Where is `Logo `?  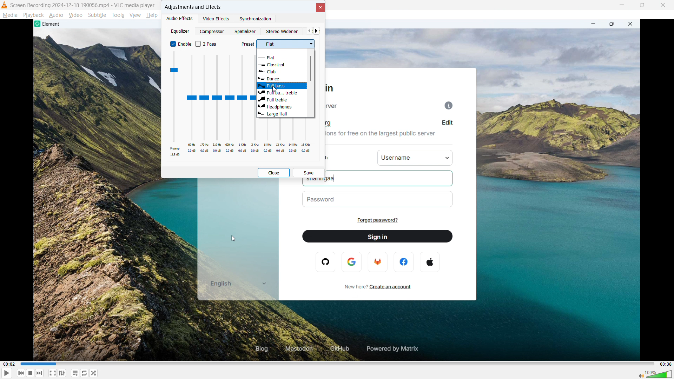 Logo  is located at coordinates (5, 5).